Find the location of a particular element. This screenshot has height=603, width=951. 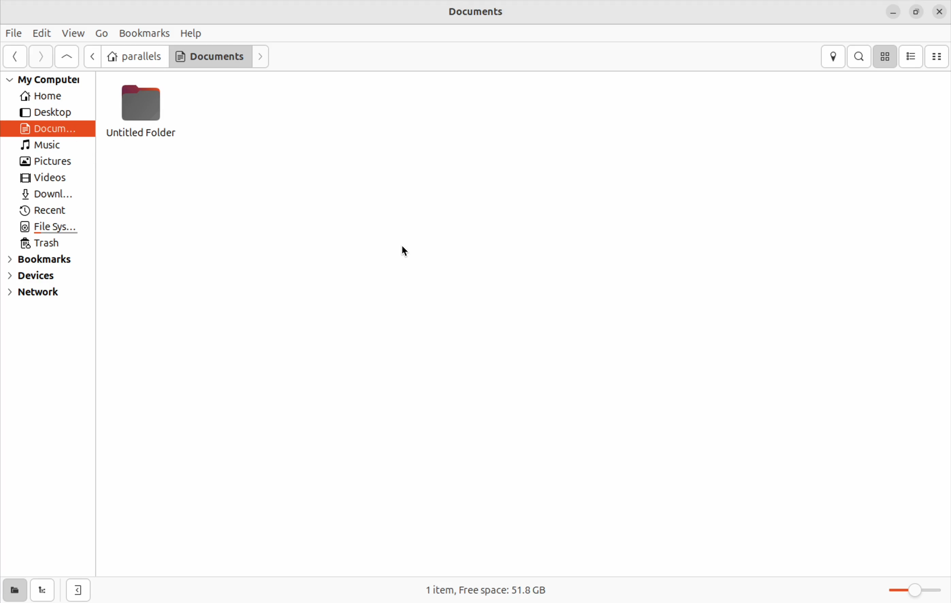

Previous is located at coordinates (17, 56).